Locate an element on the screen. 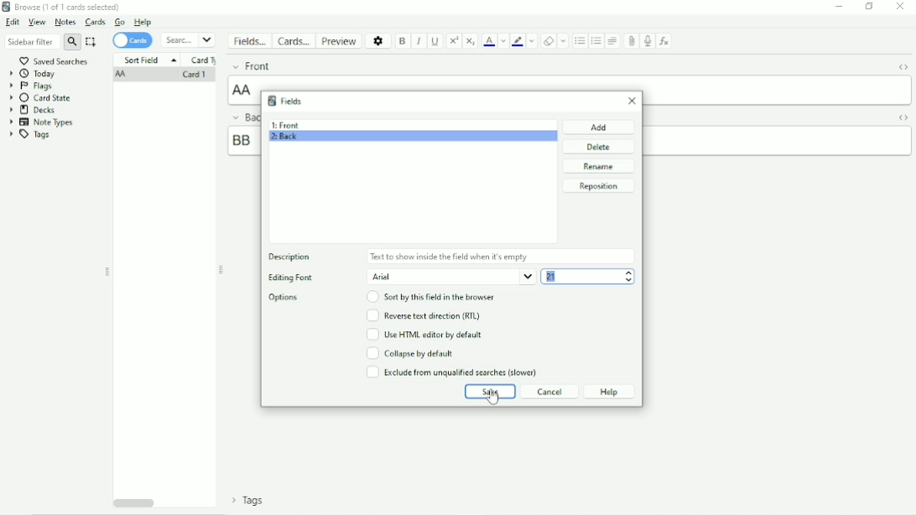 This screenshot has width=916, height=515. BB is located at coordinates (242, 140).